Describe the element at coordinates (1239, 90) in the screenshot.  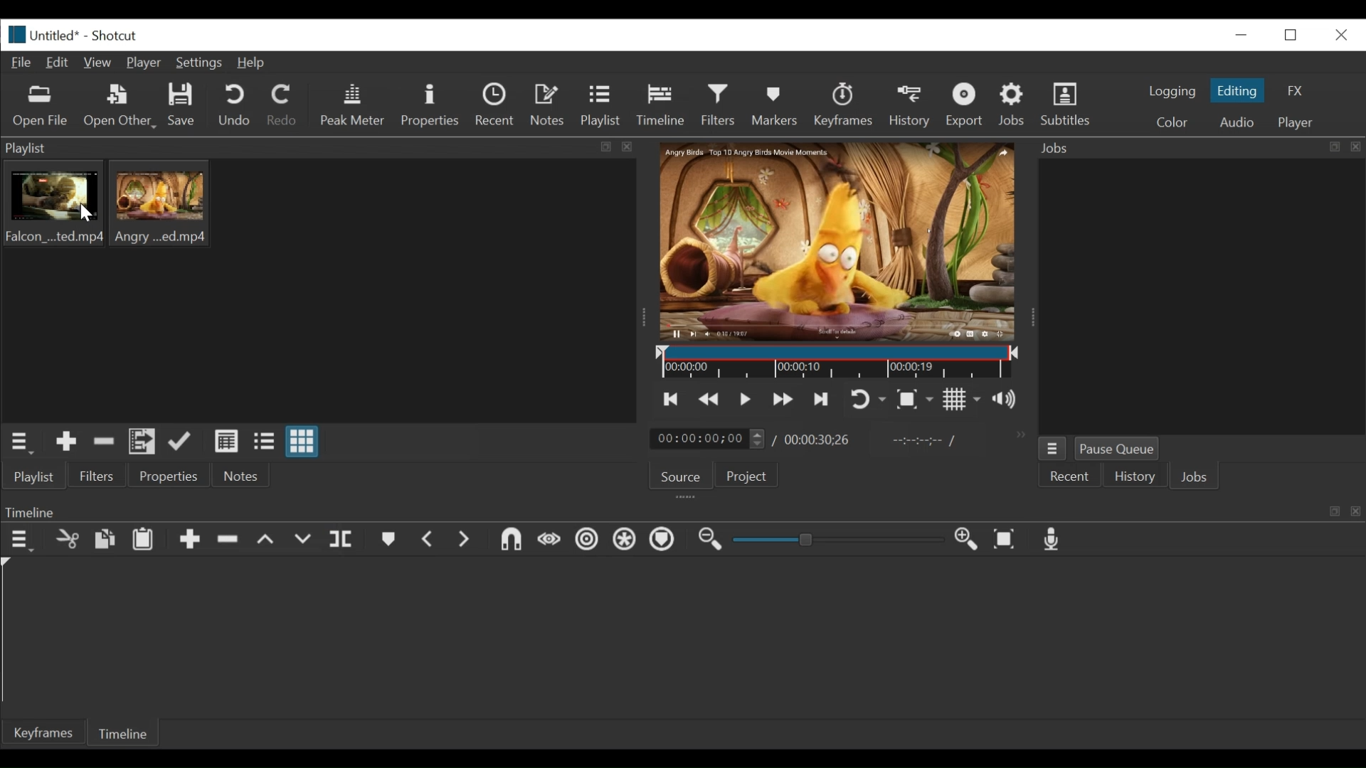
I see `Editing` at that location.